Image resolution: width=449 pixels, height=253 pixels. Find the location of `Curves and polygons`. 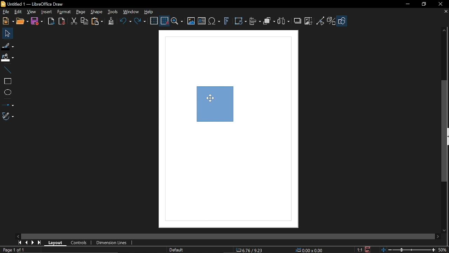

Curves and polygons is located at coordinates (7, 116).